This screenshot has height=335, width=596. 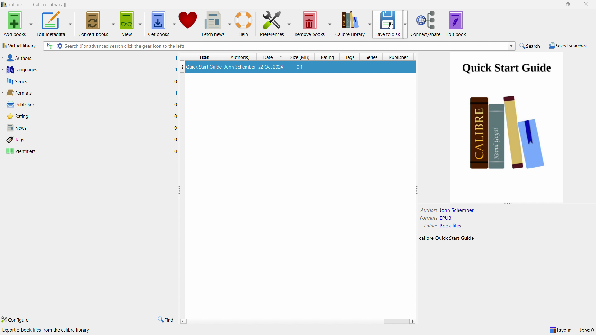 What do you see at coordinates (17, 93) in the screenshot?
I see `‘Formats` at bounding box center [17, 93].